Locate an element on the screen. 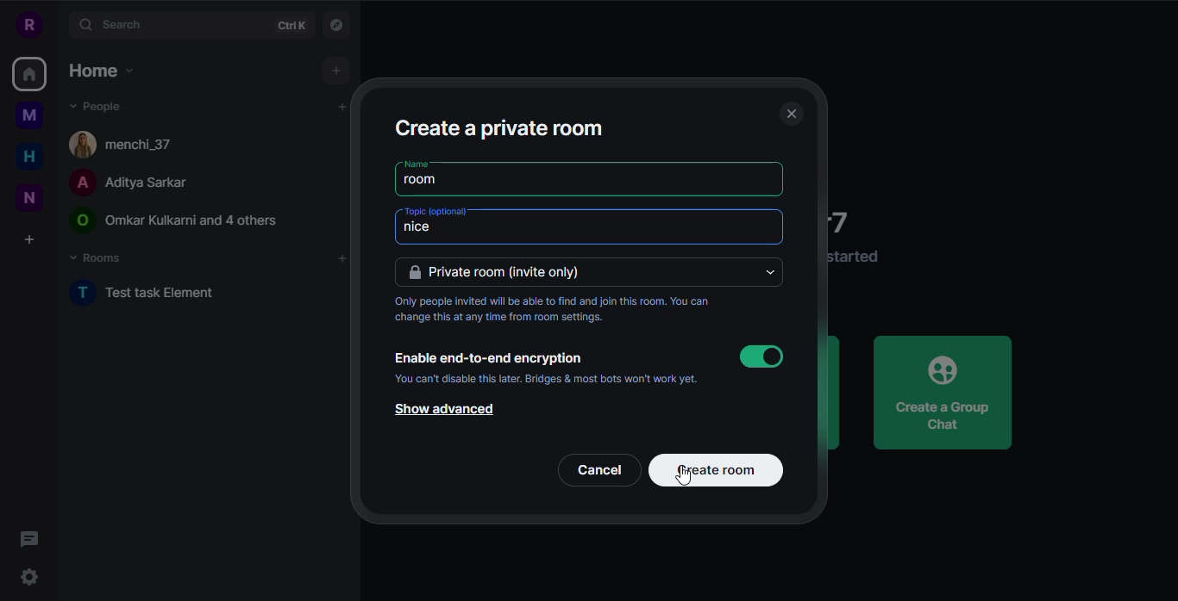  info is located at coordinates (562, 311).